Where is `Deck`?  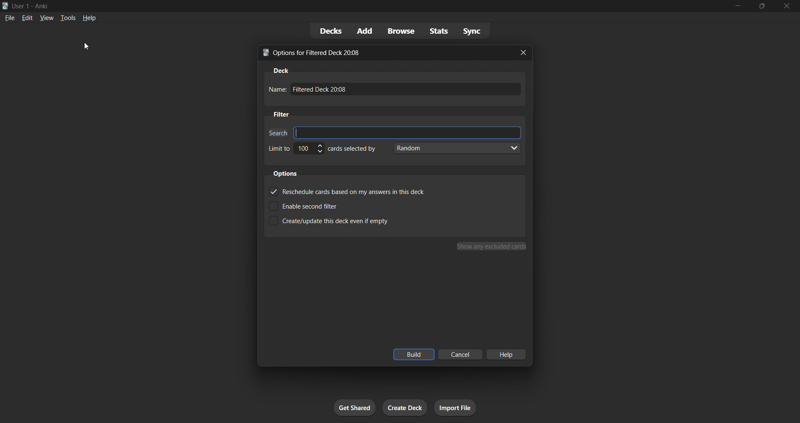
Deck is located at coordinates (280, 71).